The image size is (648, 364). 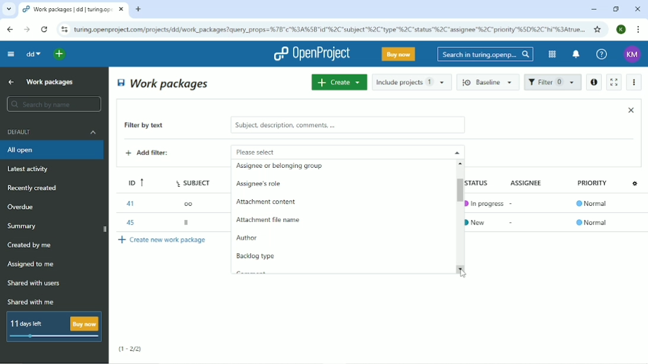 What do you see at coordinates (53, 132) in the screenshot?
I see `Default` at bounding box center [53, 132].